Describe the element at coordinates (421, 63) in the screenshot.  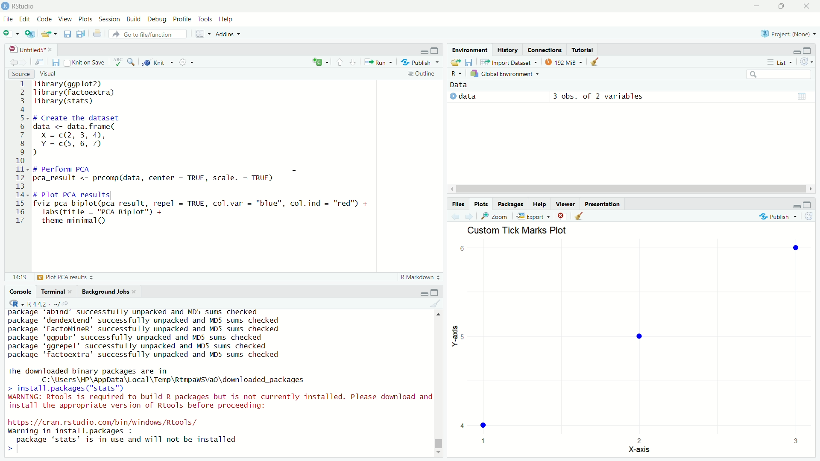
I see `publish` at that location.